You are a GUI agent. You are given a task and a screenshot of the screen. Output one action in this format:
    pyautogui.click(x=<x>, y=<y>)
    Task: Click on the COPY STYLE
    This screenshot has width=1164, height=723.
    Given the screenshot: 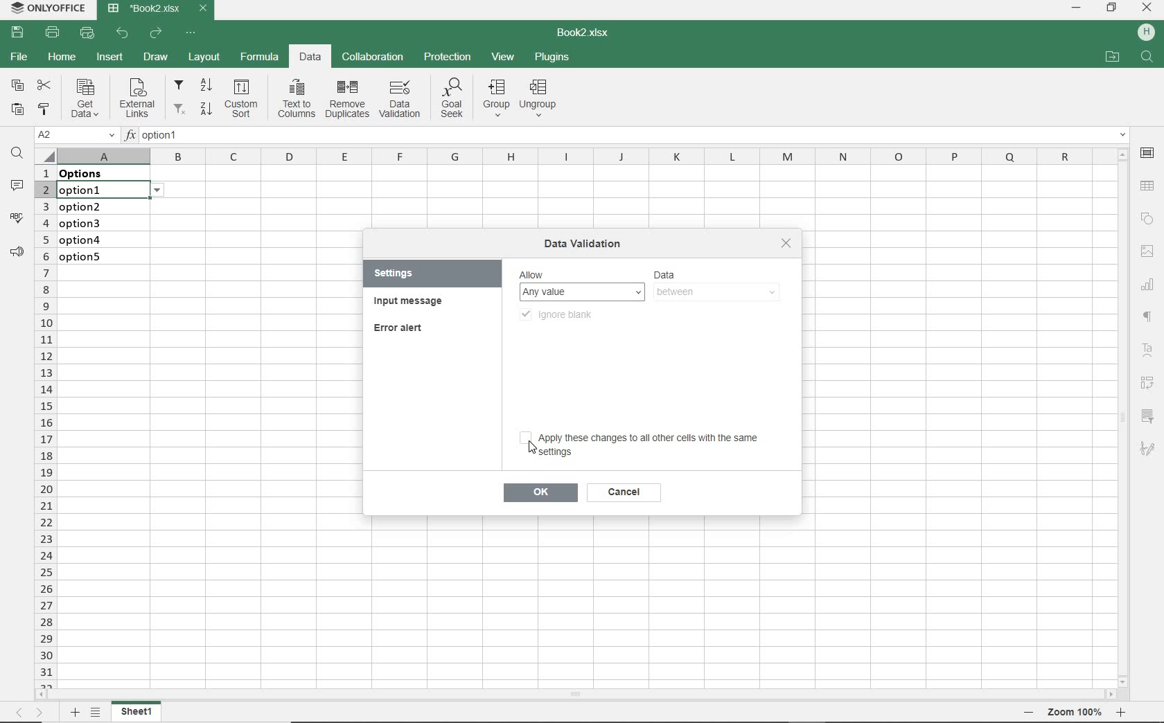 What is the action you would take?
    pyautogui.click(x=44, y=109)
    